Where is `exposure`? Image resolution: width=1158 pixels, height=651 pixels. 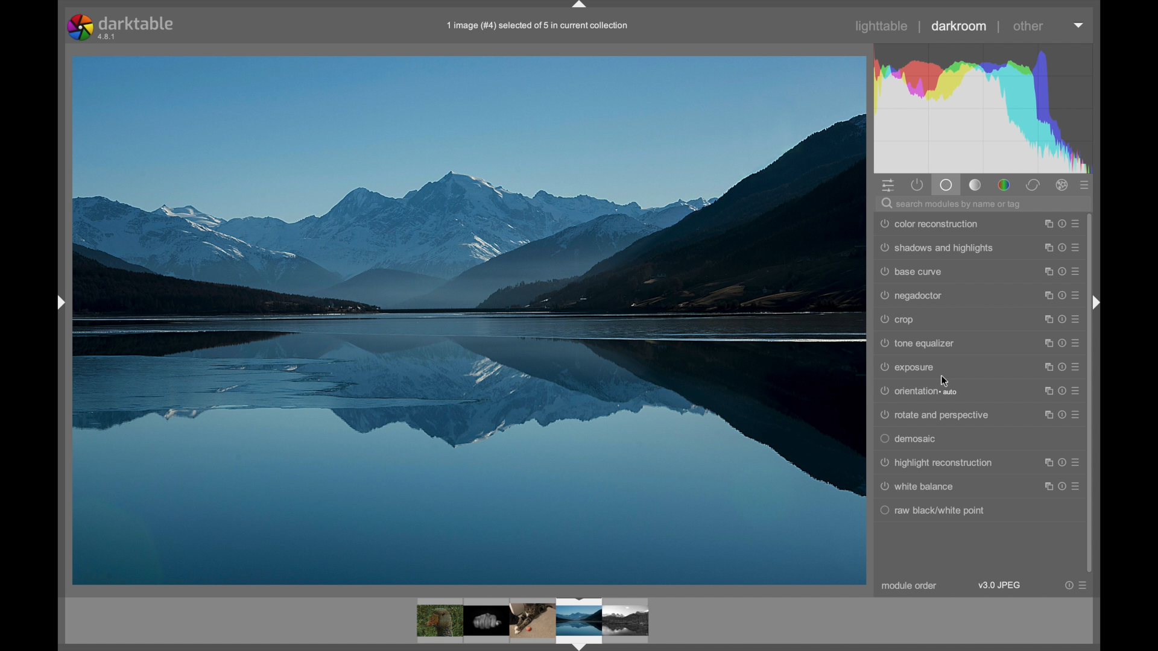
exposure is located at coordinates (908, 367).